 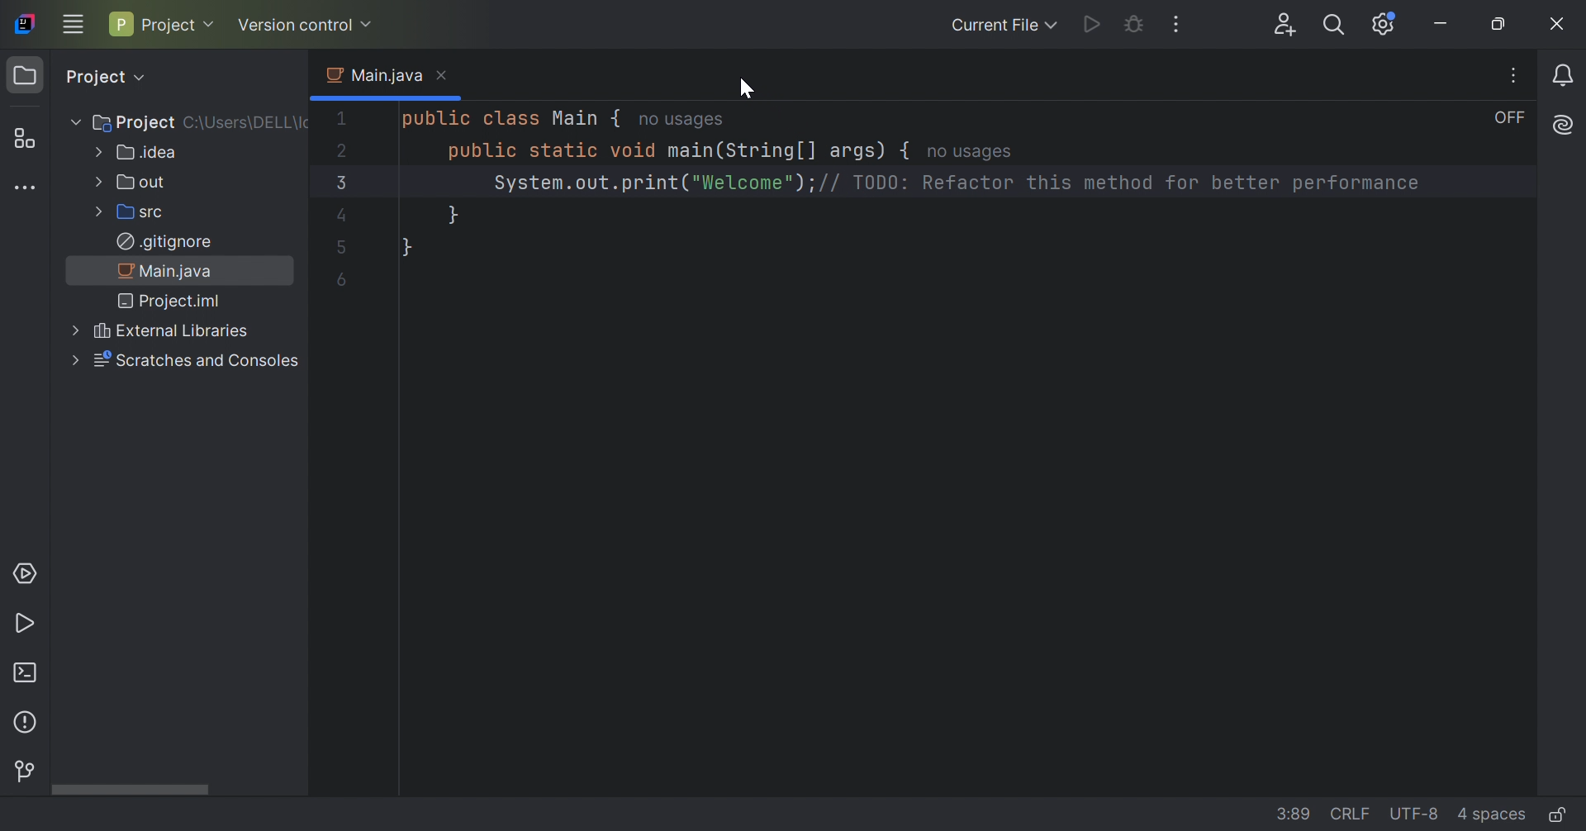 I want to click on Run, so click(x=25, y=625).